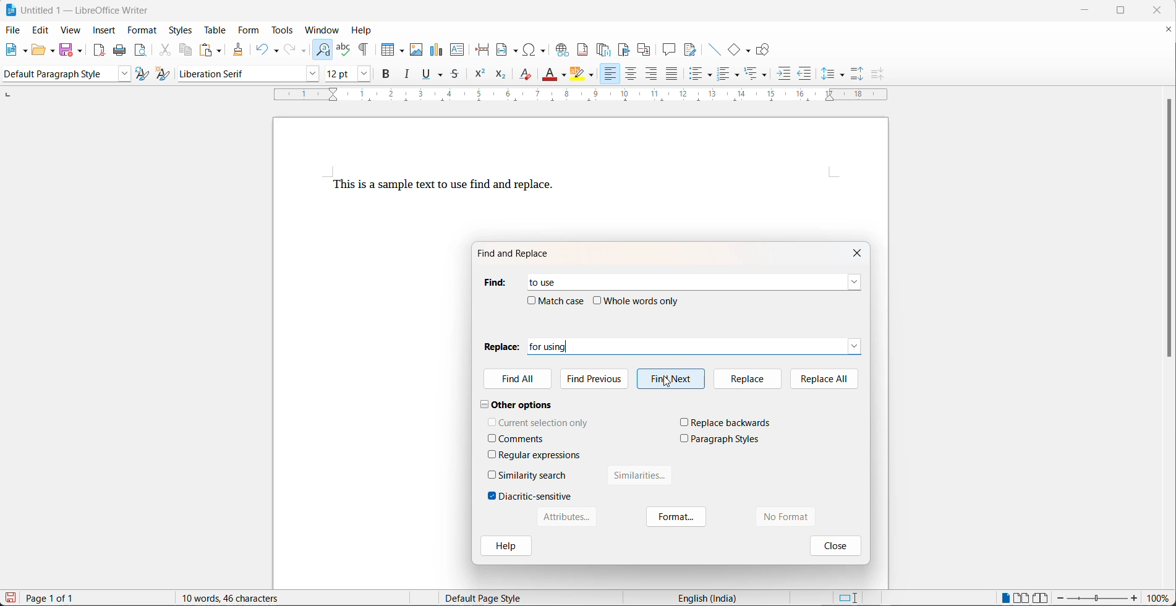 The image size is (1176, 606). I want to click on diacritic-sensitive, so click(535, 496).